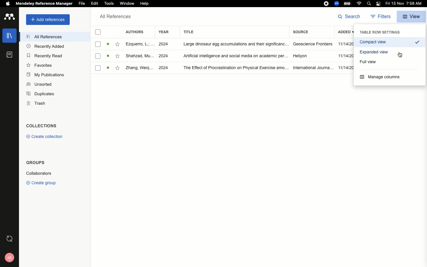 Image resolution: width=427 pixels, height=267 pixels. I want to click on Internet, so click(359, 4).